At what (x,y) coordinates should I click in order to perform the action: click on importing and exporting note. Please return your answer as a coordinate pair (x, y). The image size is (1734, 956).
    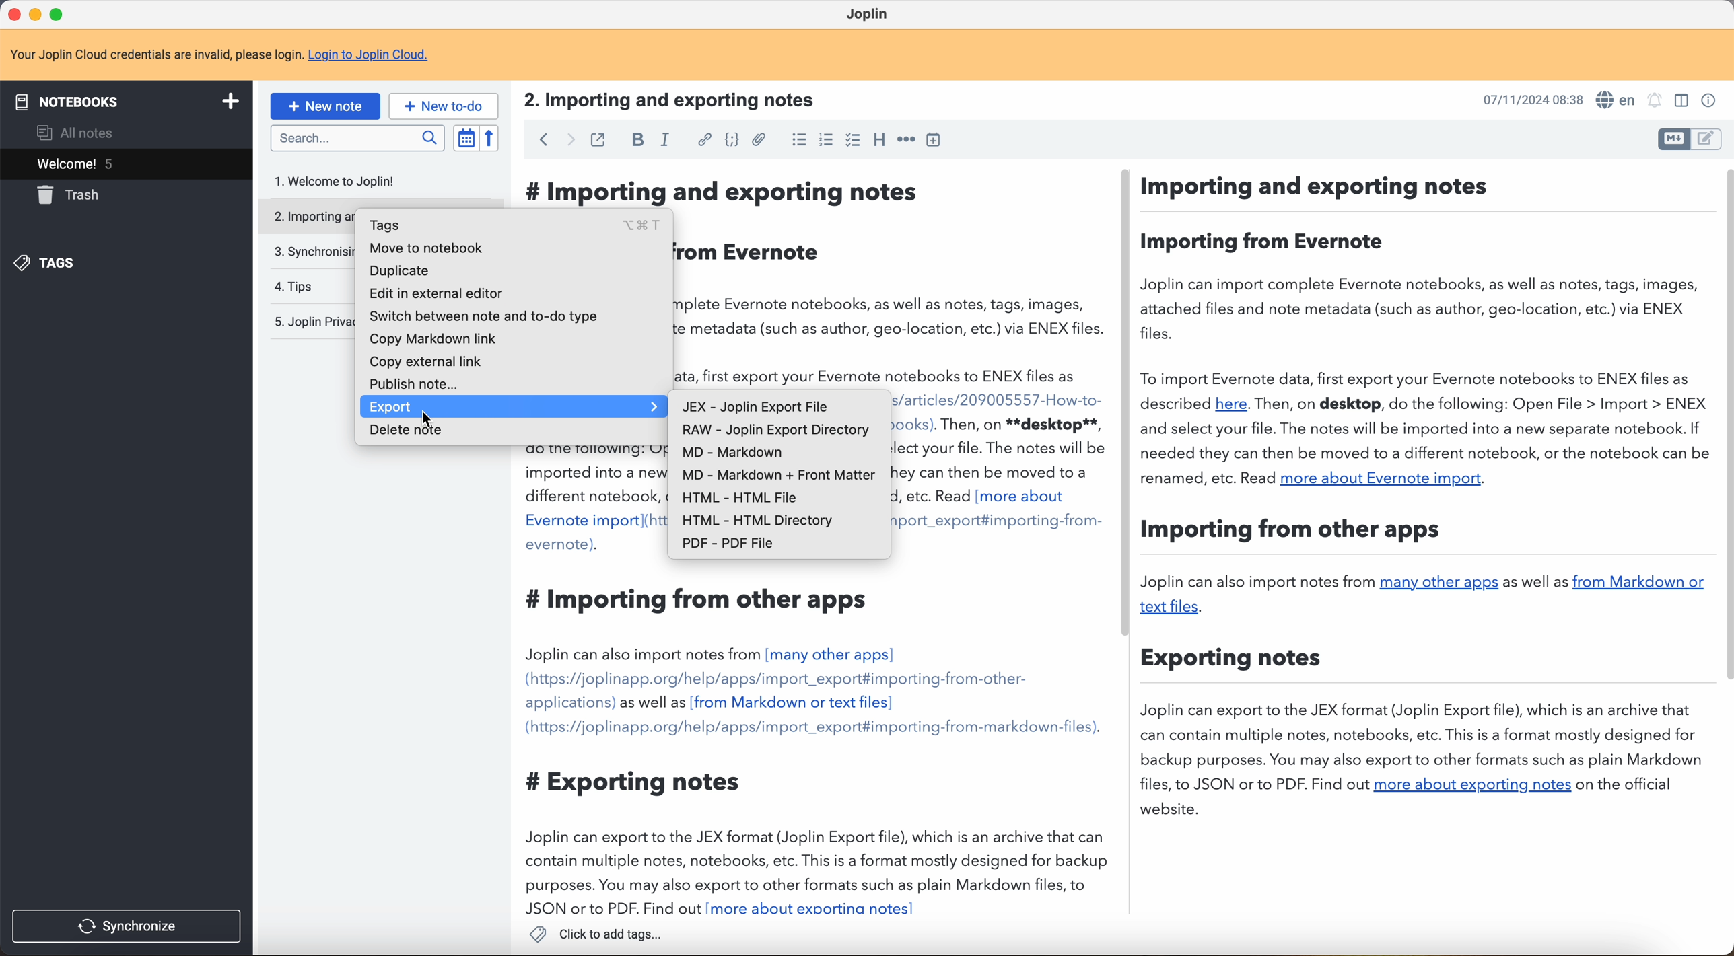
    Looking at the image, I should click on (1000, 653).